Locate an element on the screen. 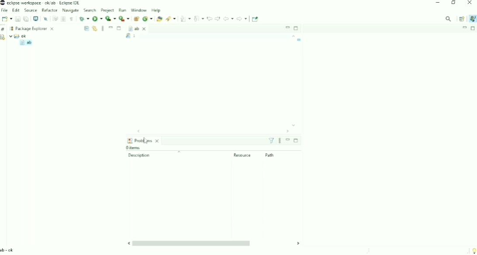 The width and height of the screenshot is (477, 255). Run is located at coordinates (97, 18).